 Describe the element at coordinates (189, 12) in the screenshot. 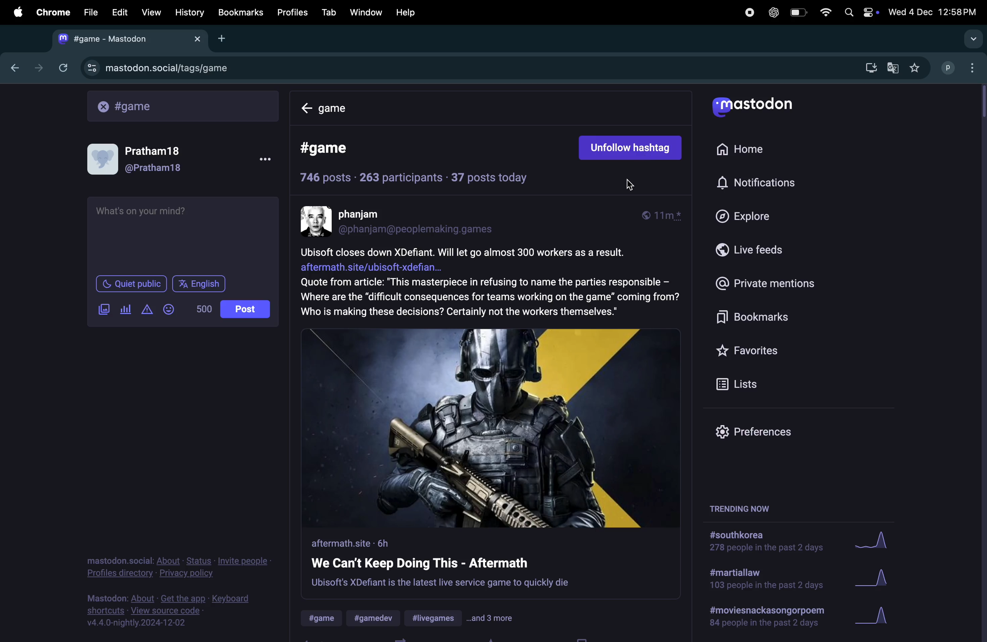

I see `History` at that location.